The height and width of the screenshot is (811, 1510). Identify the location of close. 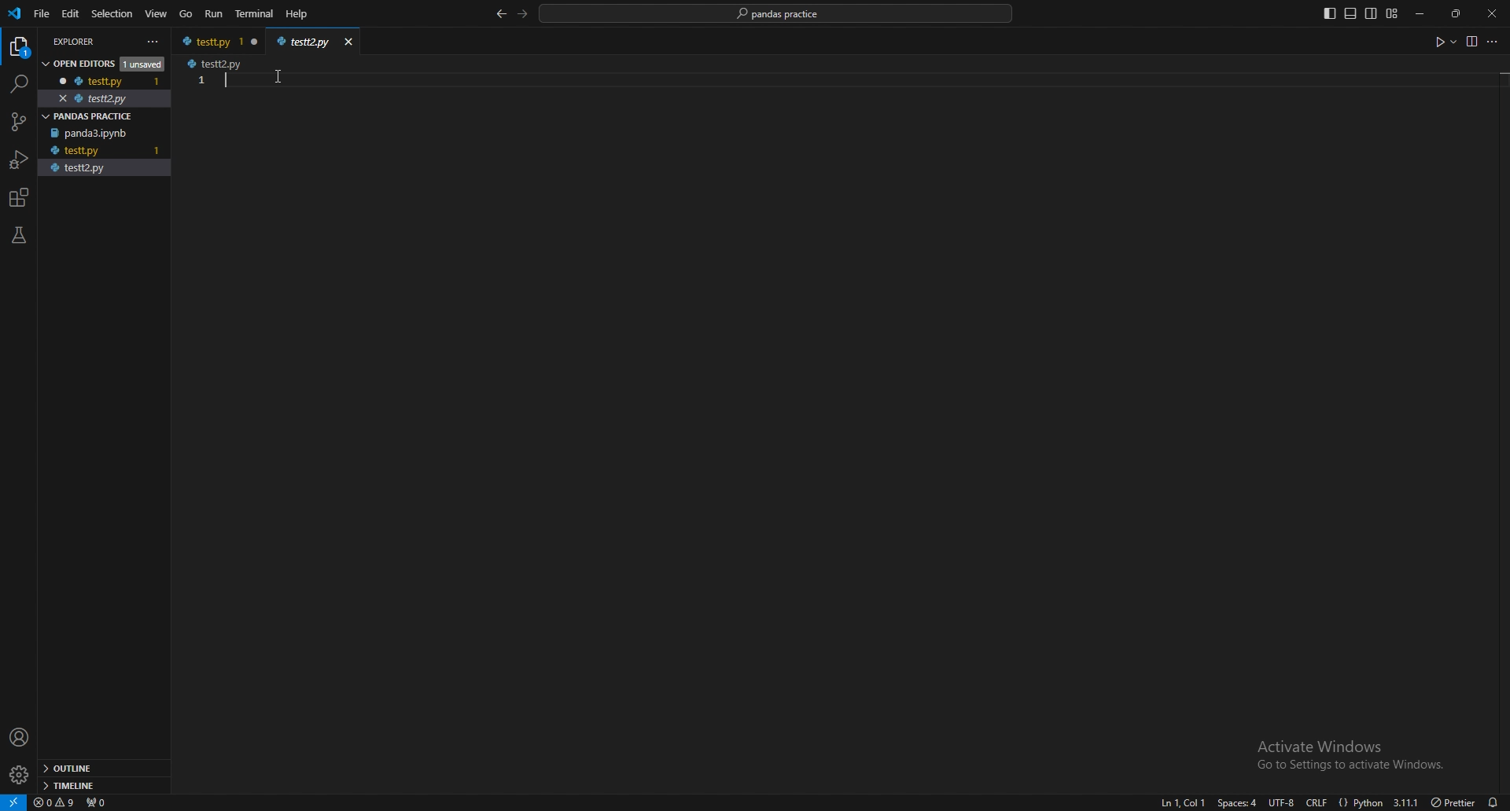
(1492, 13).